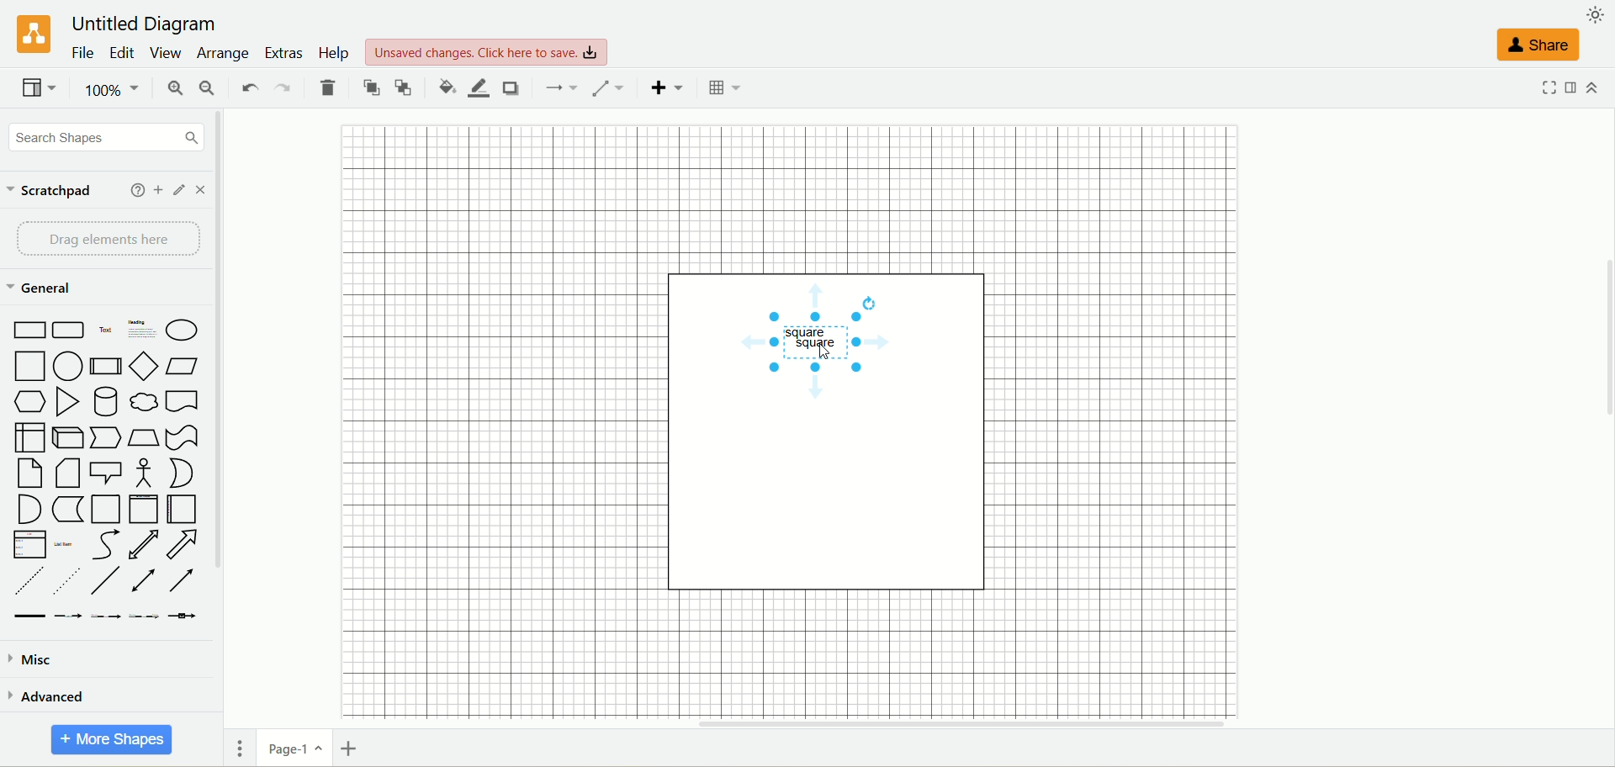  I want to click on format, so click(1569, 88).